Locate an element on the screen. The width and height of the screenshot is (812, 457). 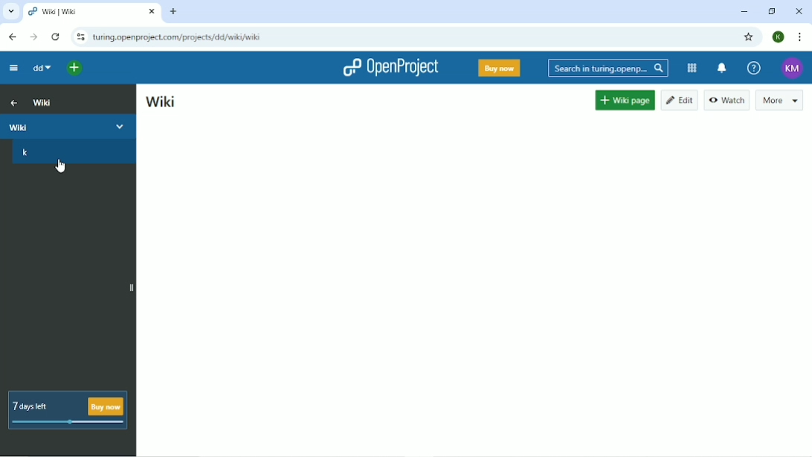
New tab is located at coordinates (175, 11).